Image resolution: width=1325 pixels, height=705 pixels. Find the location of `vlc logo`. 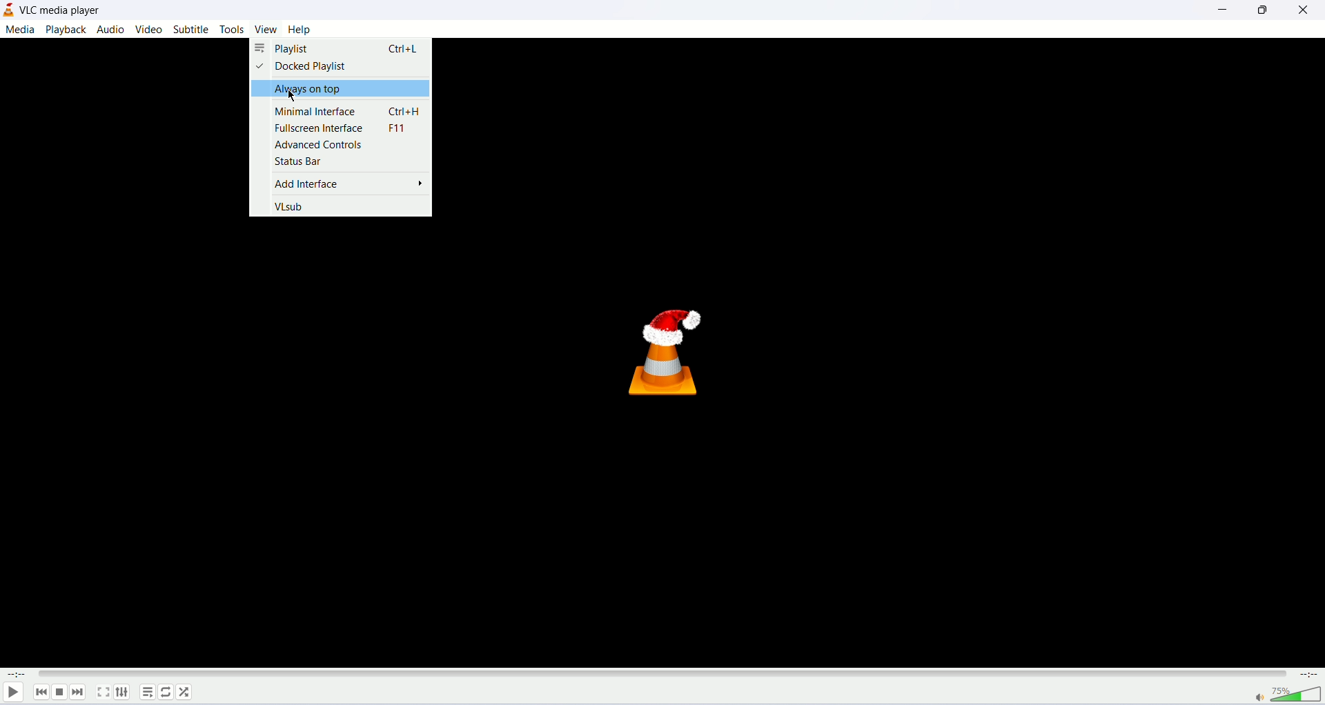

vlc logo is located at coordinates (667, 351).